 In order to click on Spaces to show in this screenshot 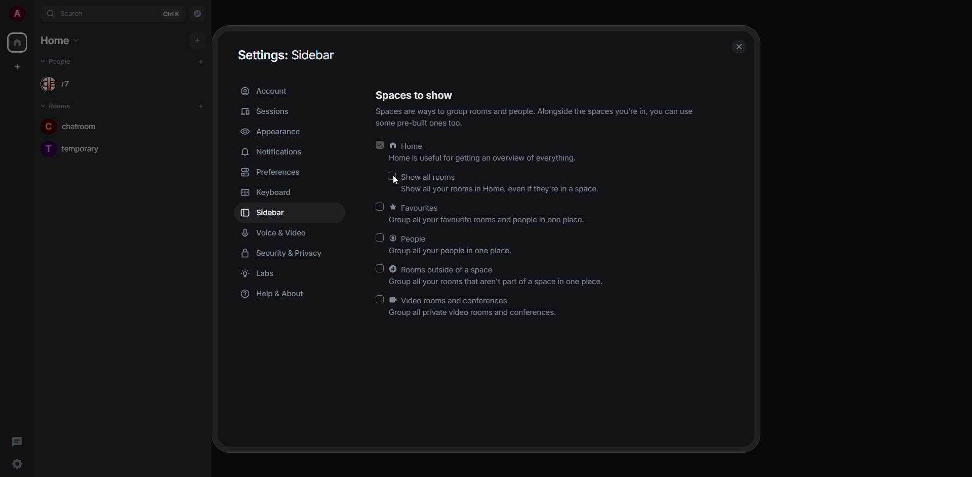, I will do `click(416, 93)`.